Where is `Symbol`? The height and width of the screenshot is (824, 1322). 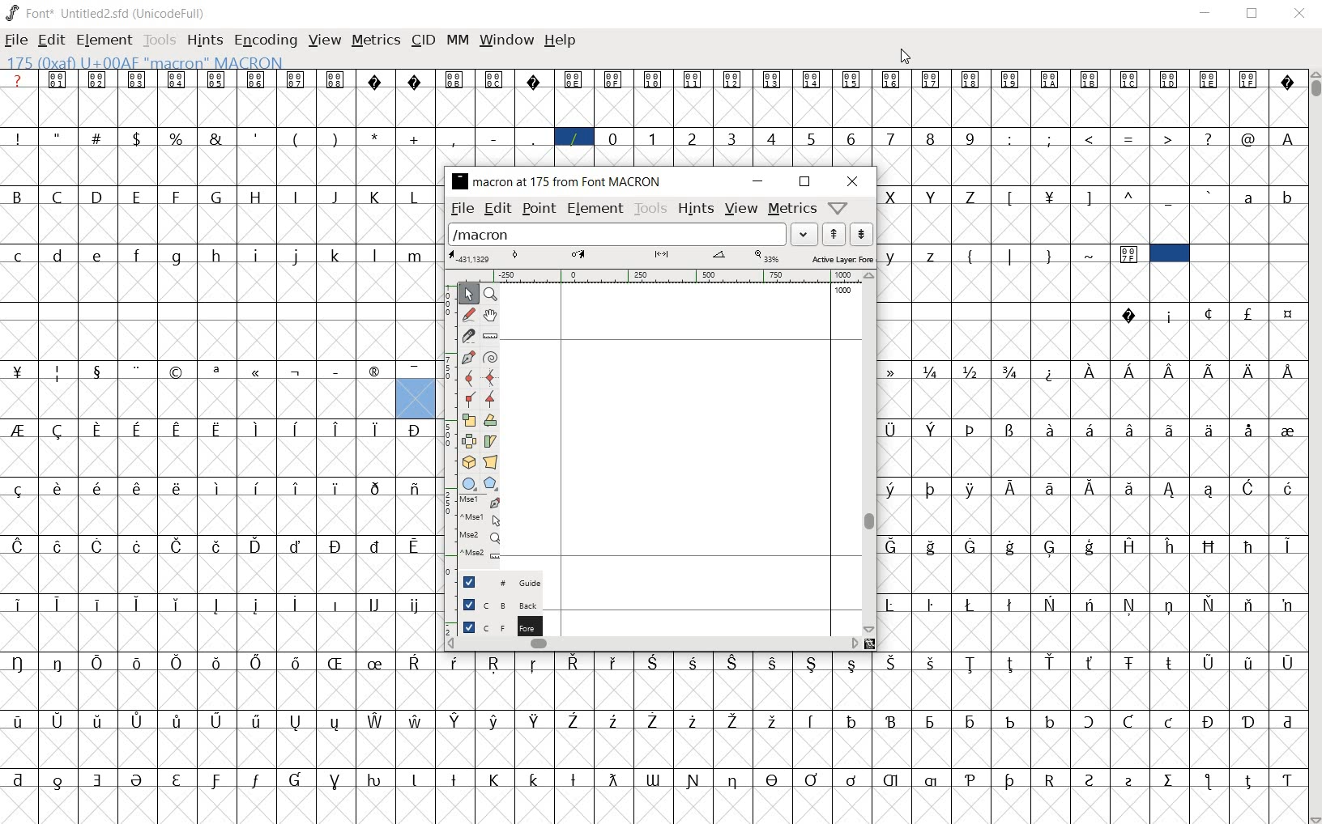
Symbol is located at coordinates (1210, 314).